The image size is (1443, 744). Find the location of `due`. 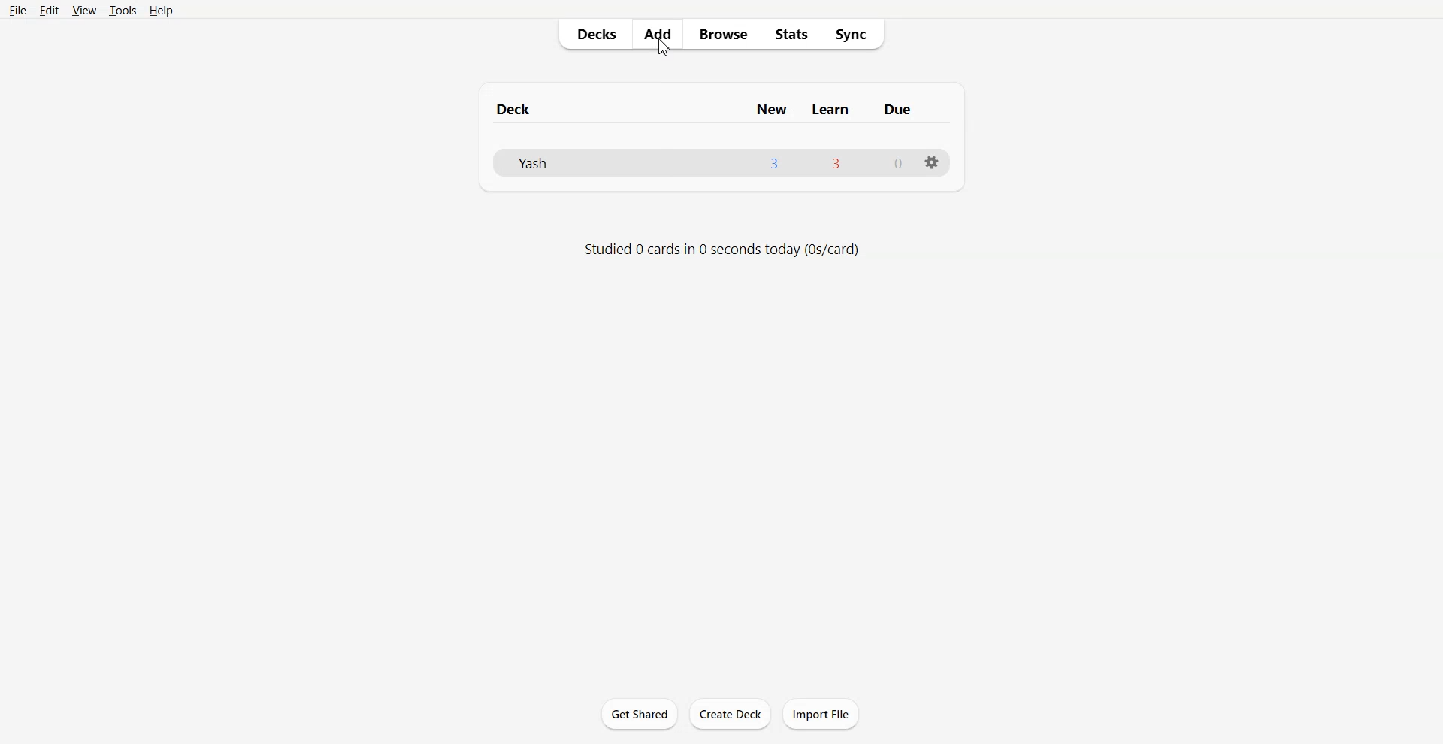

due is located at coordinates (897, 109).